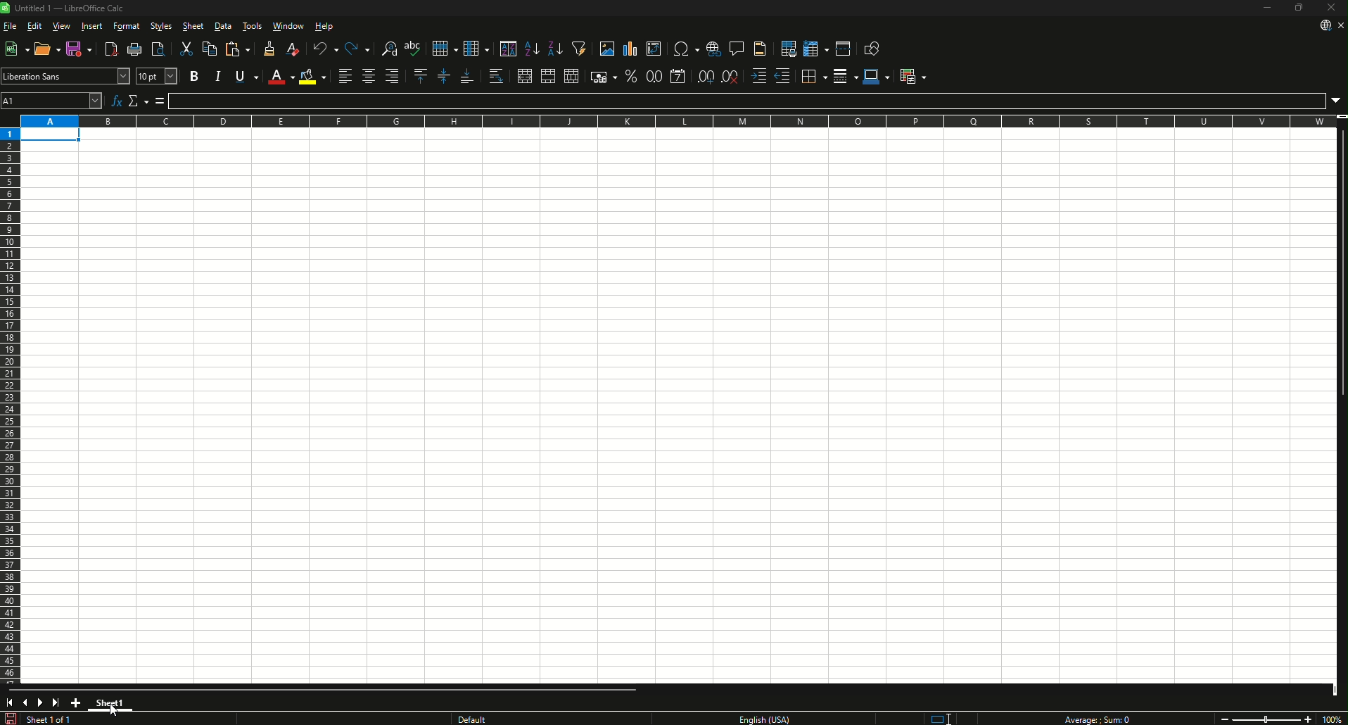 This screenshot has height=725, width=1348. Describe the element at coordinates (358, 49) in the screenshot. I see `Redo` at that location.